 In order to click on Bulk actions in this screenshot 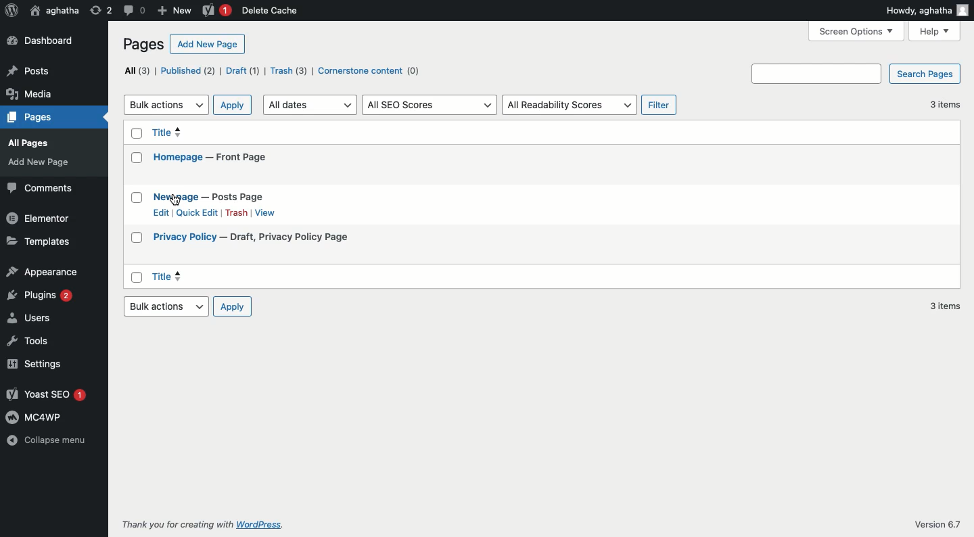, I will do `click(166, 105)`.